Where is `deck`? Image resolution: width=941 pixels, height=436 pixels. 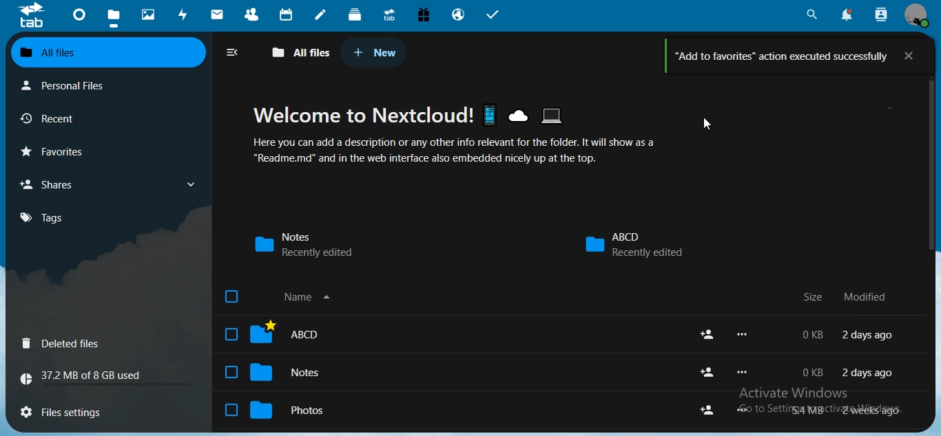
deck is located at coordinates (356, 14).